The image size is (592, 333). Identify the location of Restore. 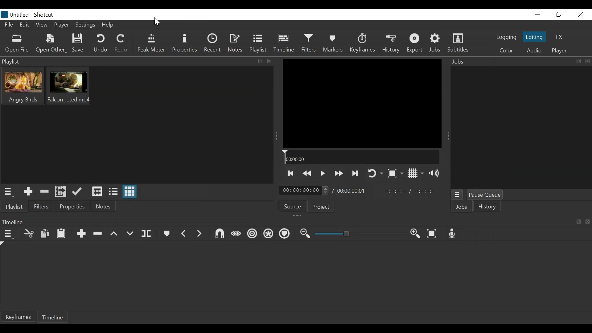
(559, 14).